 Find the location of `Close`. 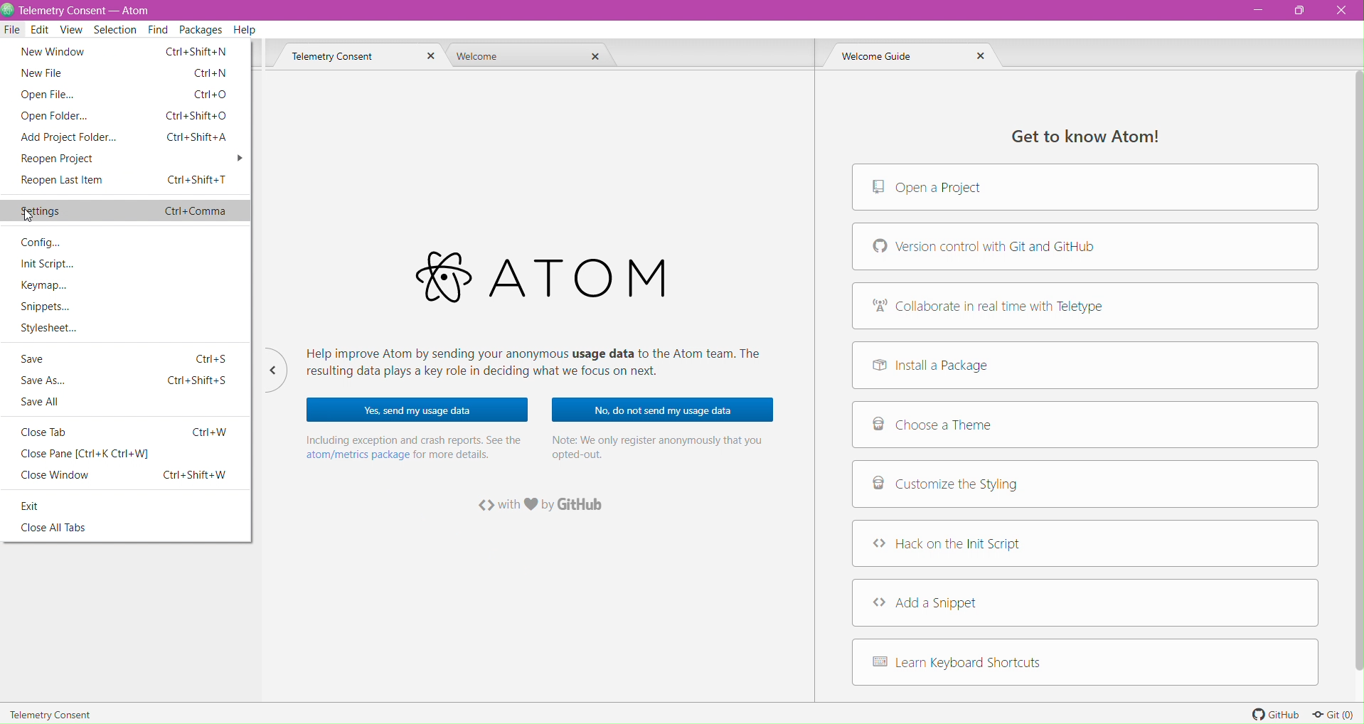

Close is located at coordinates (596, 56).